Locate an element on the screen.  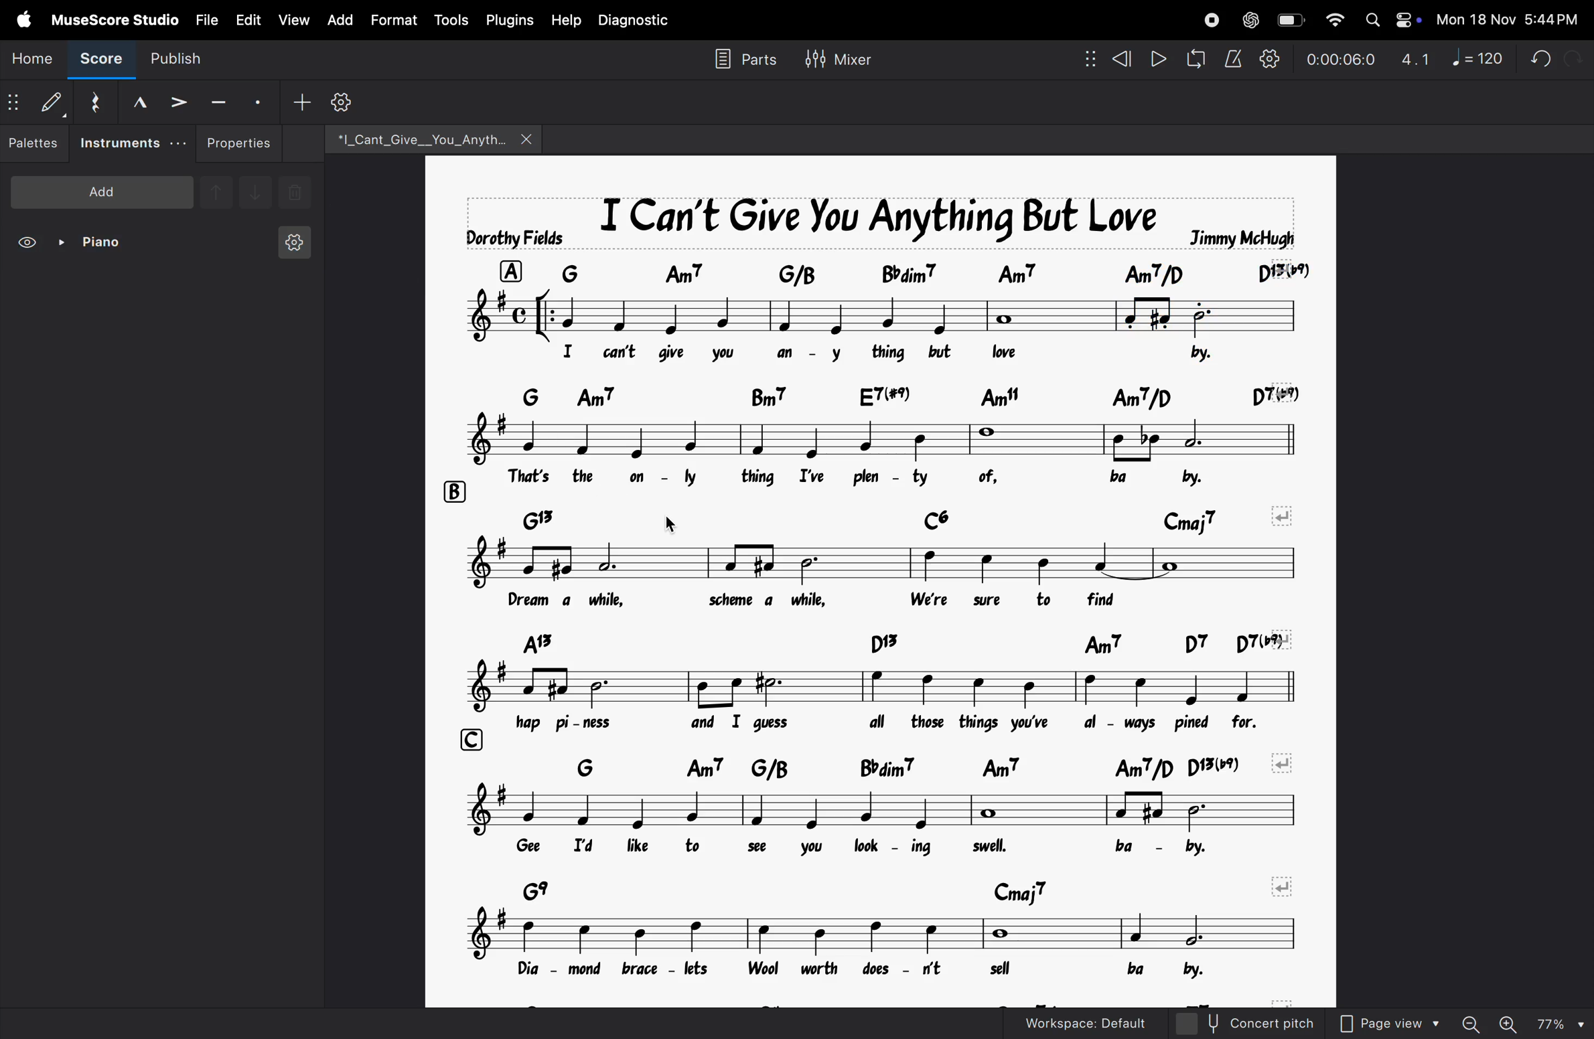
view is located at coordinates (294, 21).